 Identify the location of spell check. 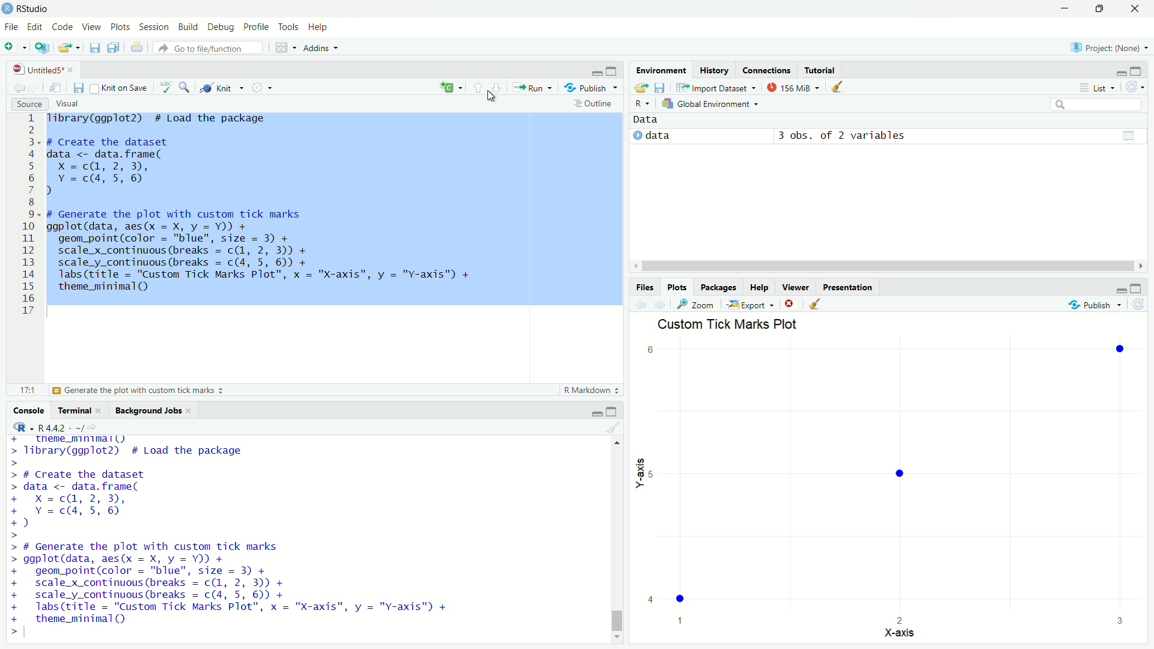
(168, 87).